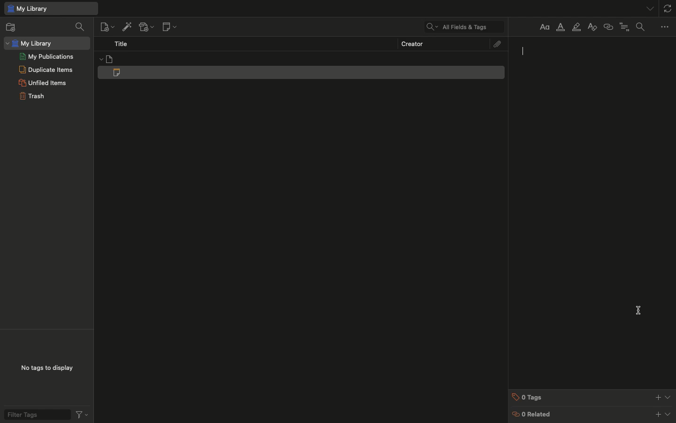  I want to click on Text color, so click(561, 29).